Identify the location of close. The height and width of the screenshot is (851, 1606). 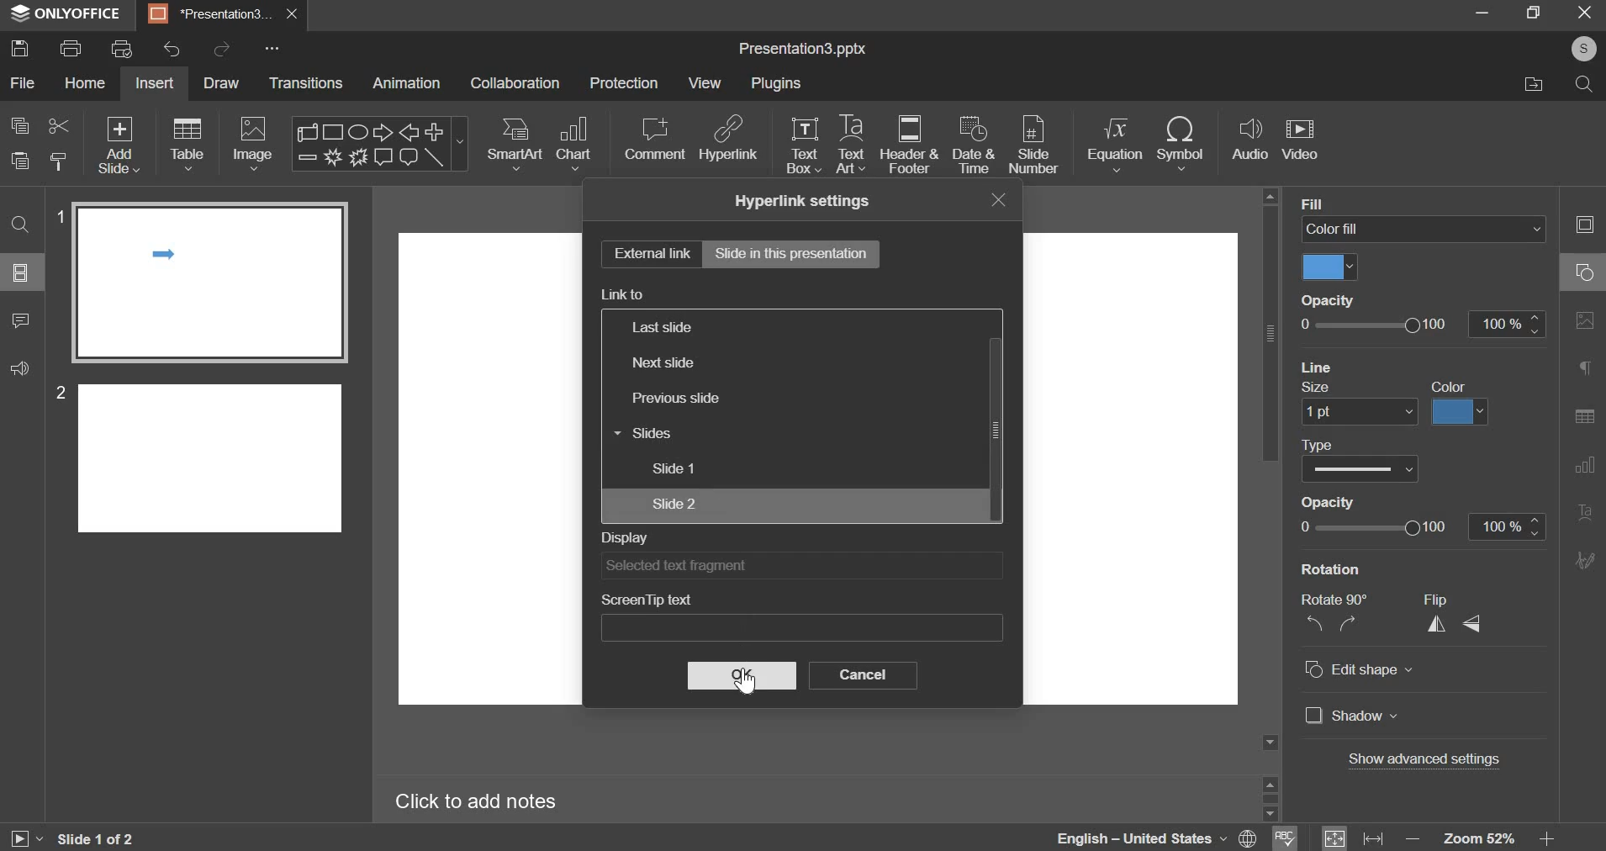
(293, 14).